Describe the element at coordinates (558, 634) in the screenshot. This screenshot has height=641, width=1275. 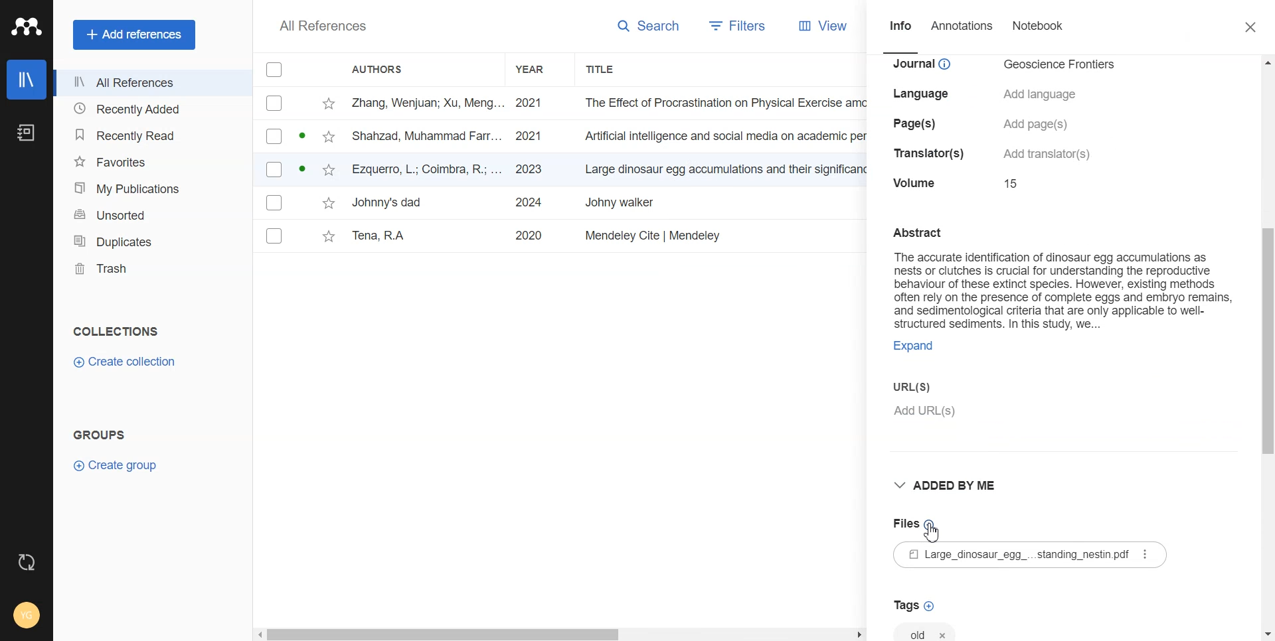
I see `Horizontal scroll bar` at that location.